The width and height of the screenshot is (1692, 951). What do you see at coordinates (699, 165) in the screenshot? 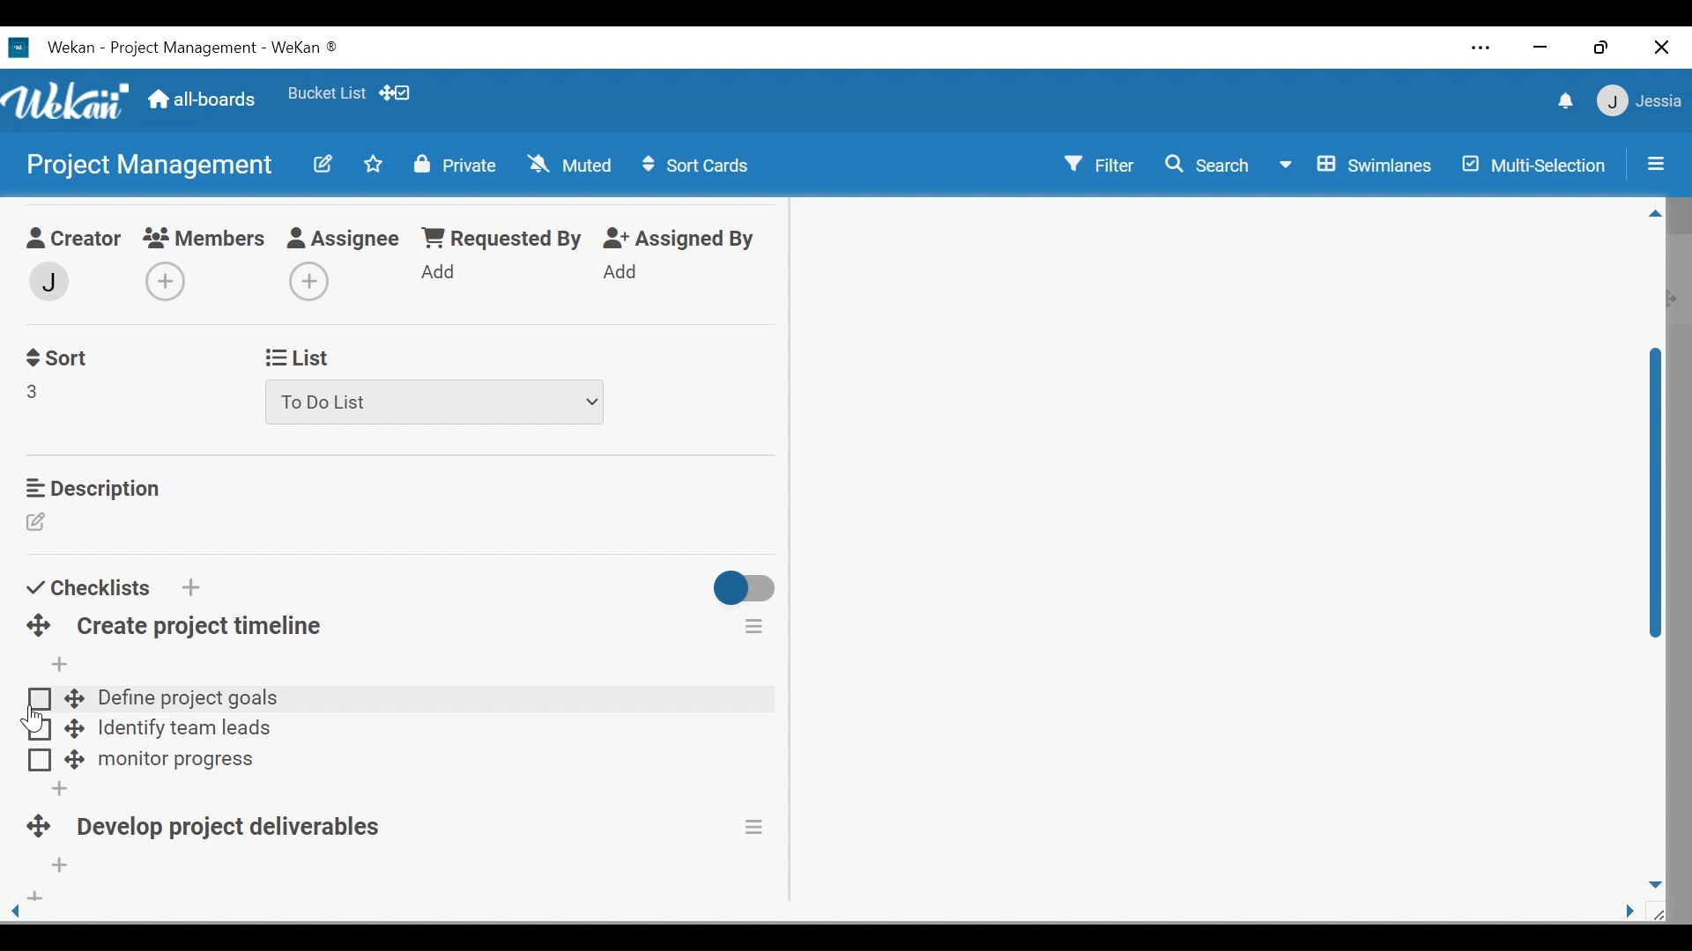
I see `Sort Cards` at bounding box center [699, 165].